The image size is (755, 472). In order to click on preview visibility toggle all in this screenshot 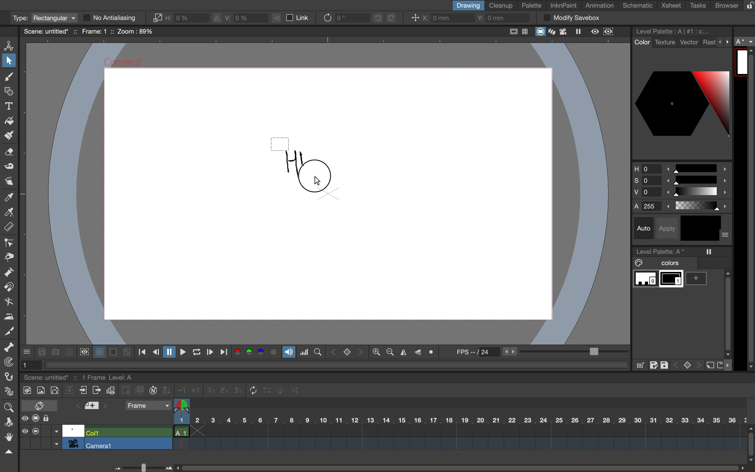, I will do `click(24, 431)`.